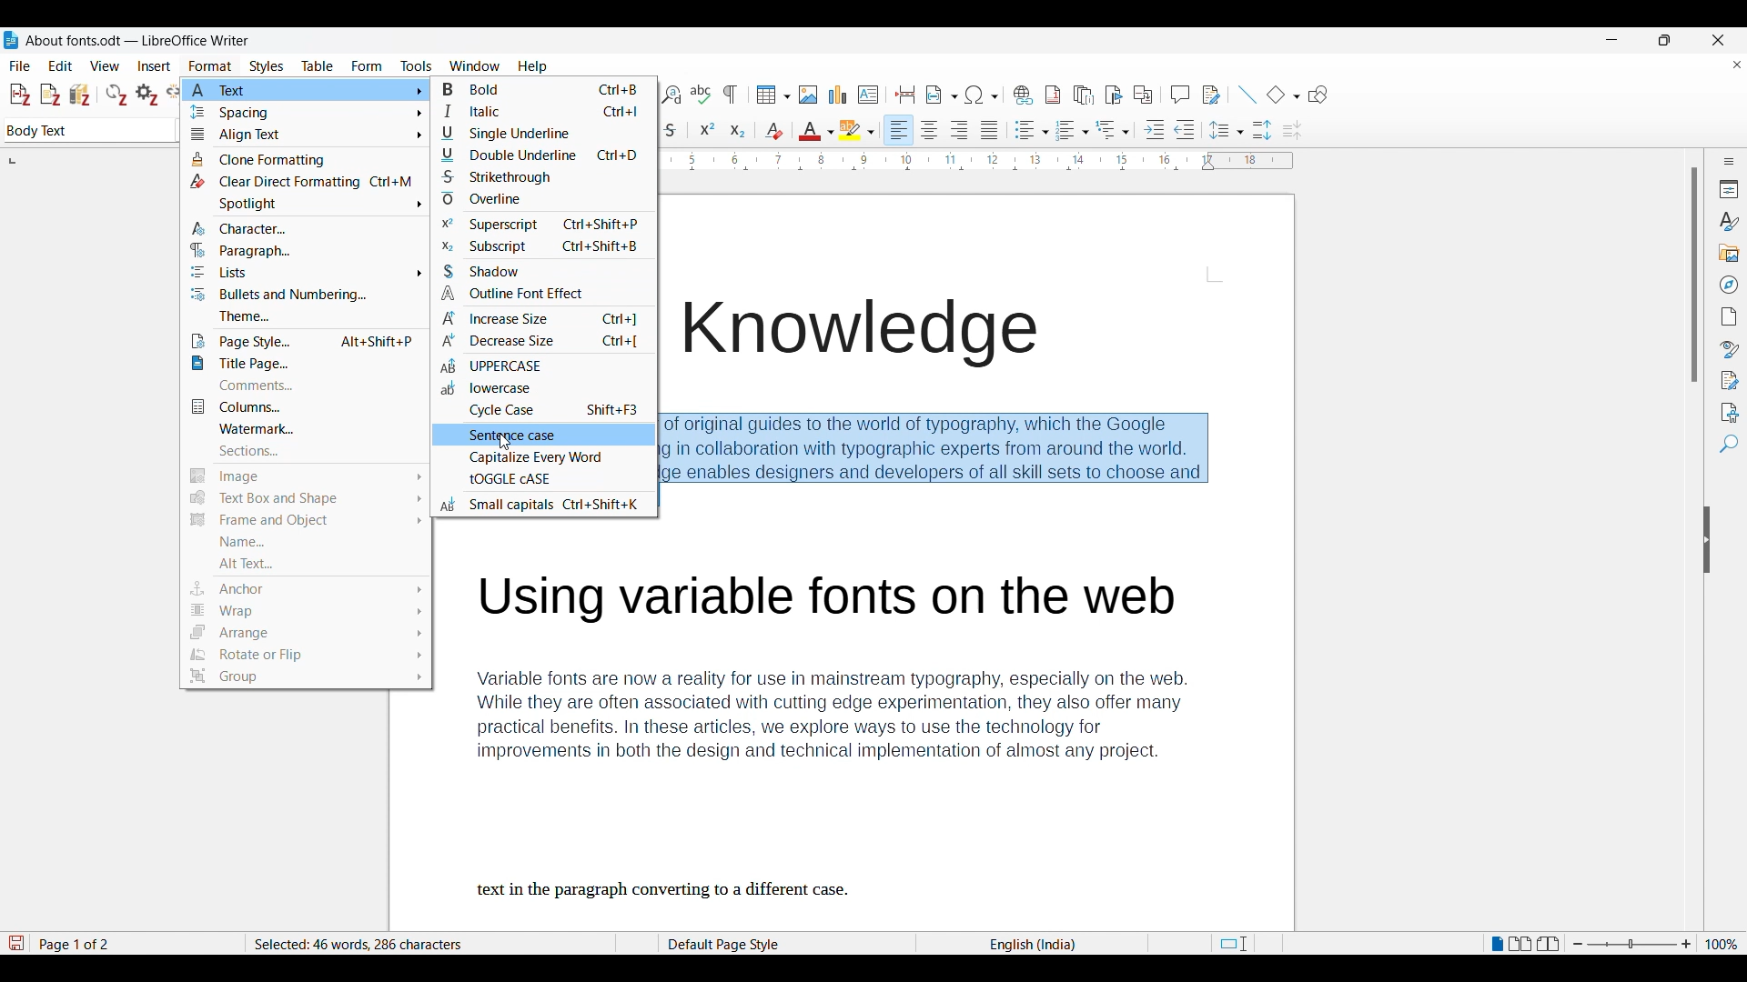 The height and width of the screenshot is (982, 1747). I want to click on Navigator, so click(1730, 285).